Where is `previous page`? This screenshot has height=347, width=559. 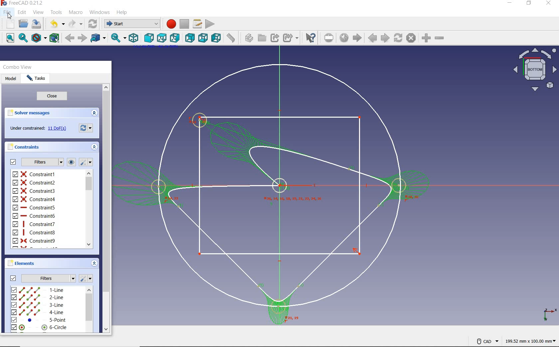 previous page is located at coordinates (372, 39).